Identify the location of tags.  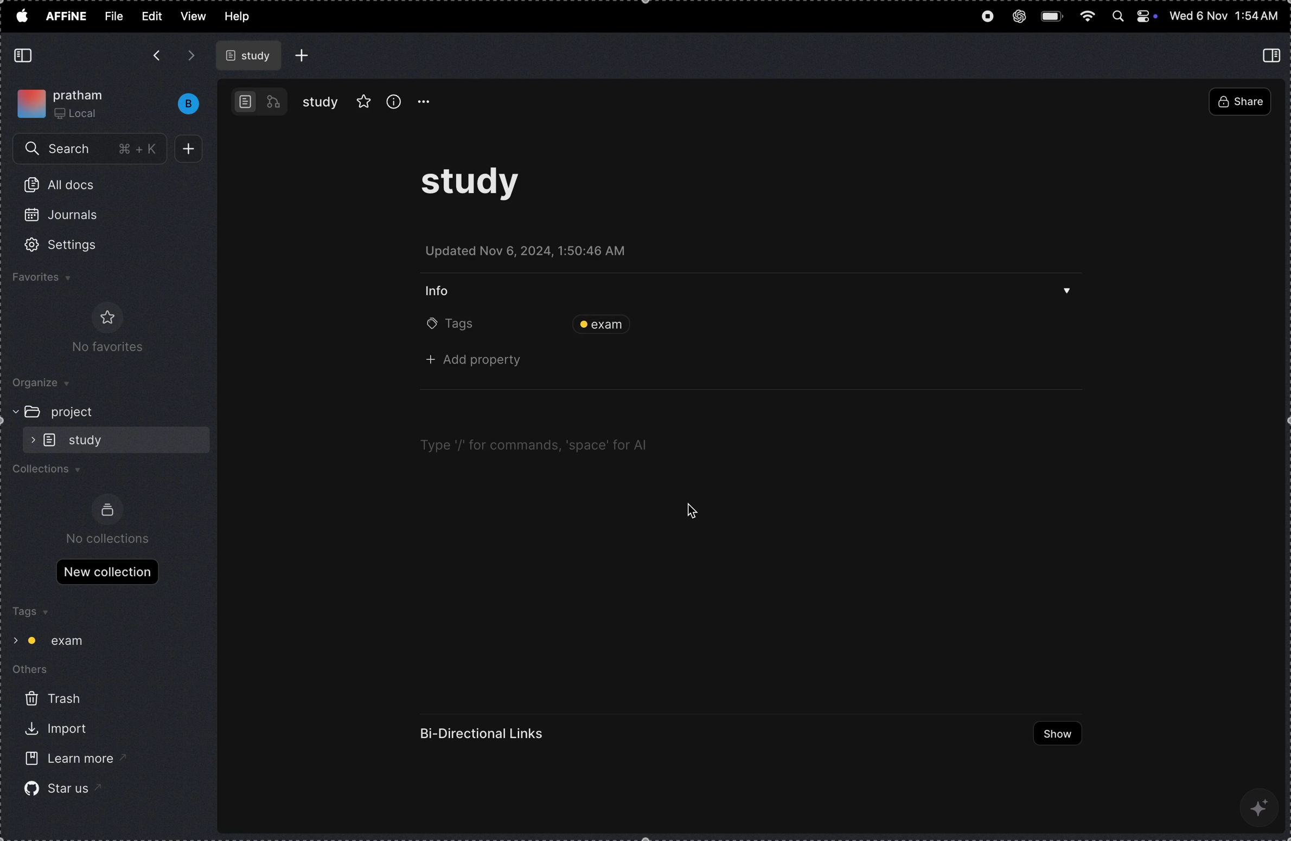
(451, 326).